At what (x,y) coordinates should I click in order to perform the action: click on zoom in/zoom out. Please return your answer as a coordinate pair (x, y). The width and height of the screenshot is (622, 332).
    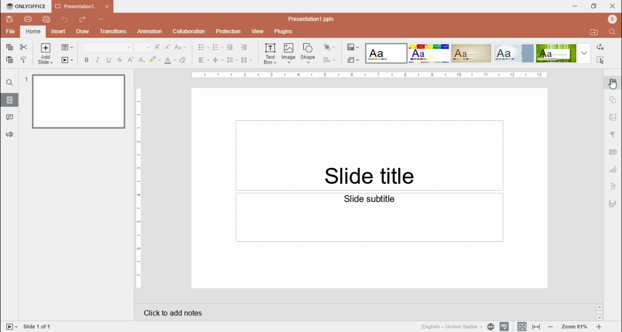
    Looking at the image, I should click on (574, 327).